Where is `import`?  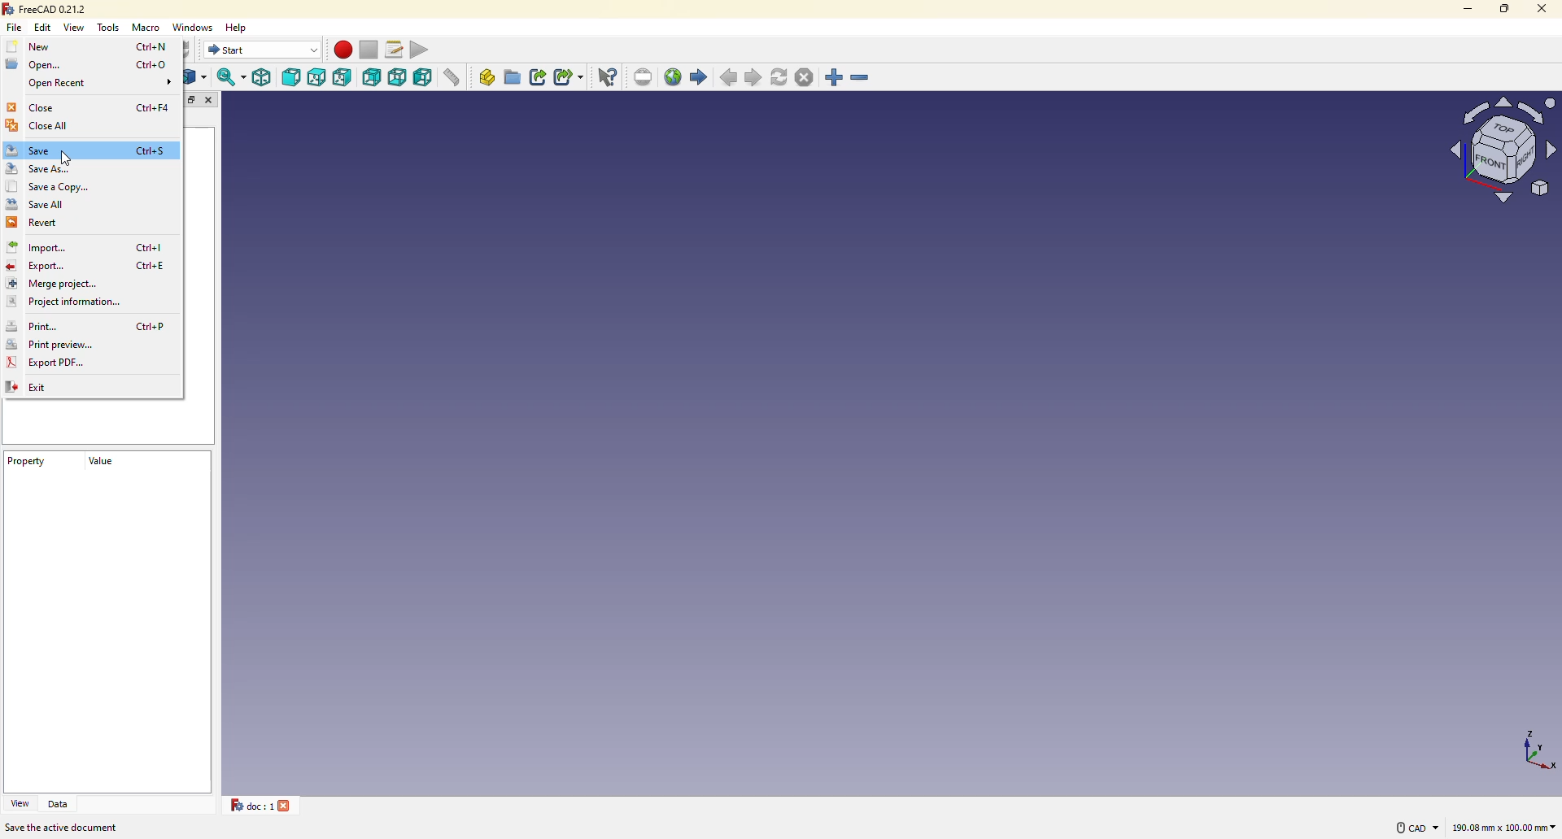 import is located at coordinates (40, 248).